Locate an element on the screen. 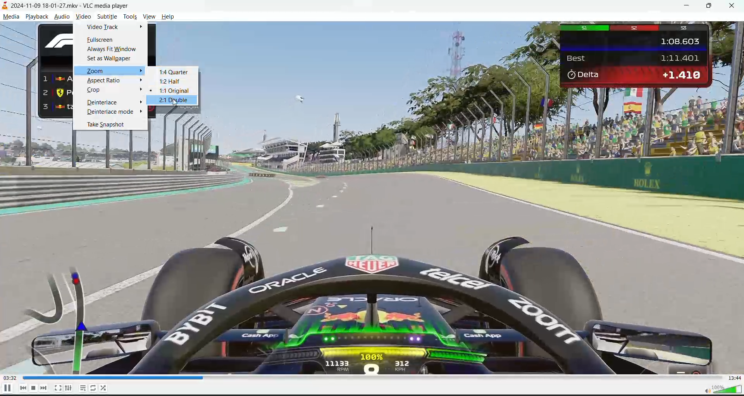 The image size is (744, 396). 2:1 double is located at coordinates (175, 100).